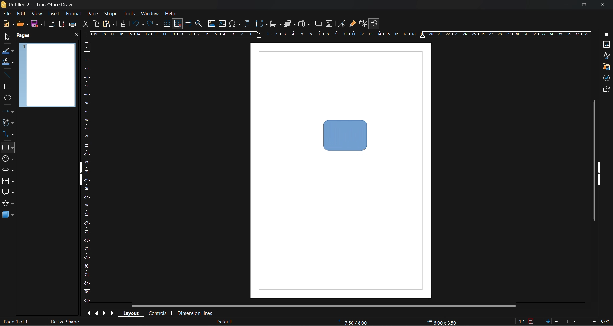 The width and height of the screenshot is (613, 326). Describe the element at coordinates (178, 24) in the screenshot. I see `snap to grid` at that location.